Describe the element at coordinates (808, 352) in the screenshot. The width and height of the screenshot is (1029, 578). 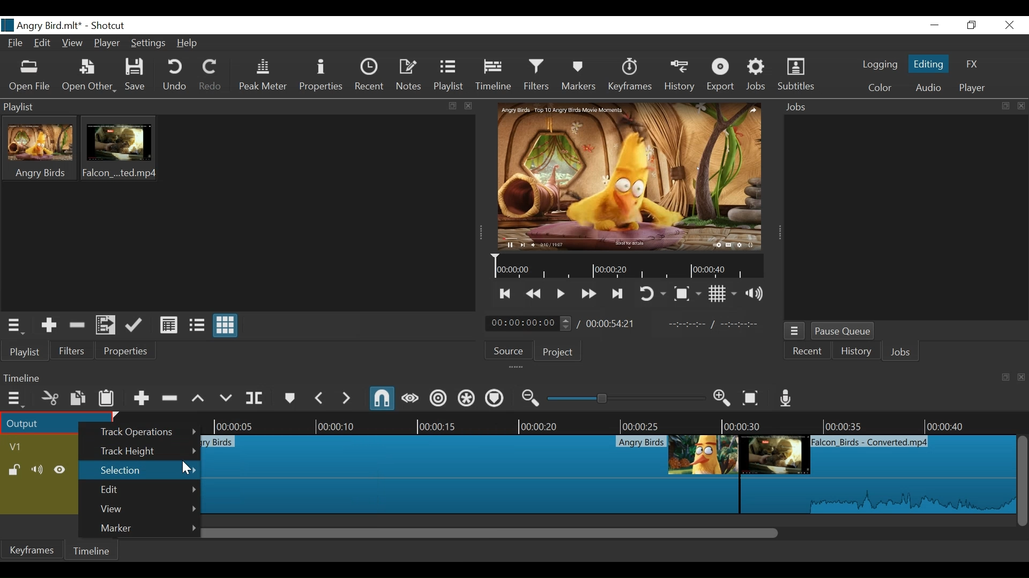
I see `Recent` at that location.